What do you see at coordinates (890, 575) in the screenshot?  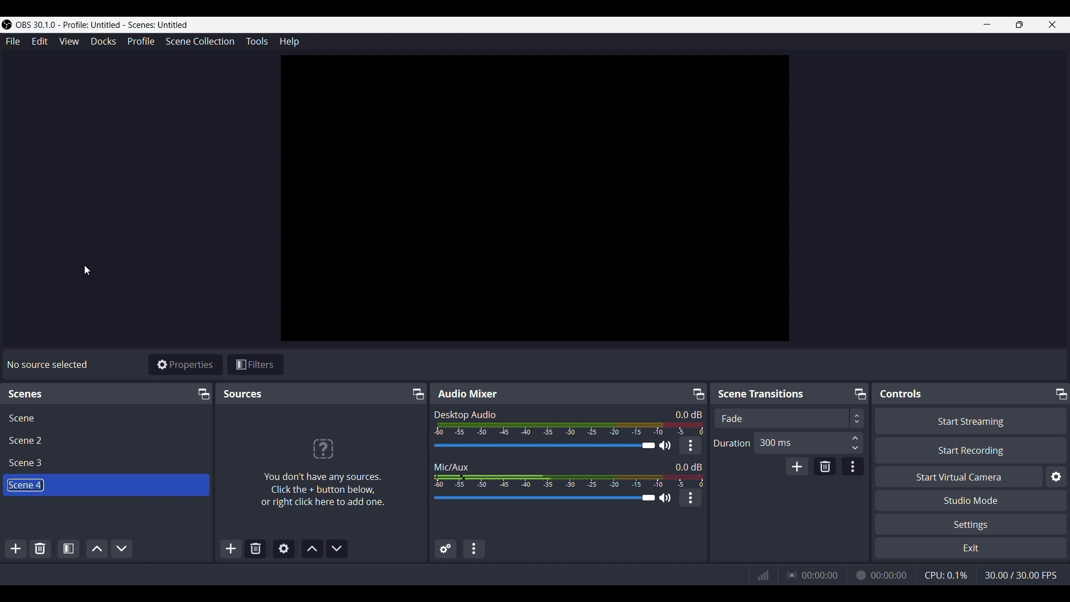 I see `Recording Timer` at bounding box center [890, 575].